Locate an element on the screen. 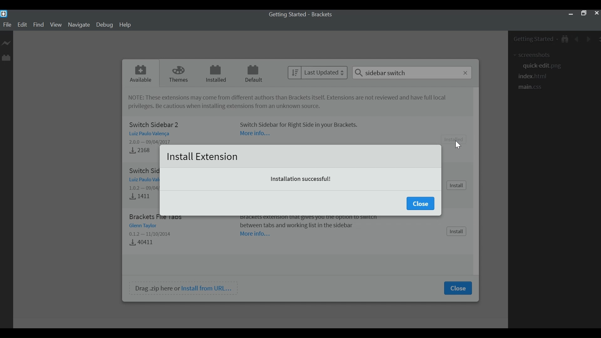 This screenshot has width=601, height=338. Version - Date Released is located at coordinates (152, 234).